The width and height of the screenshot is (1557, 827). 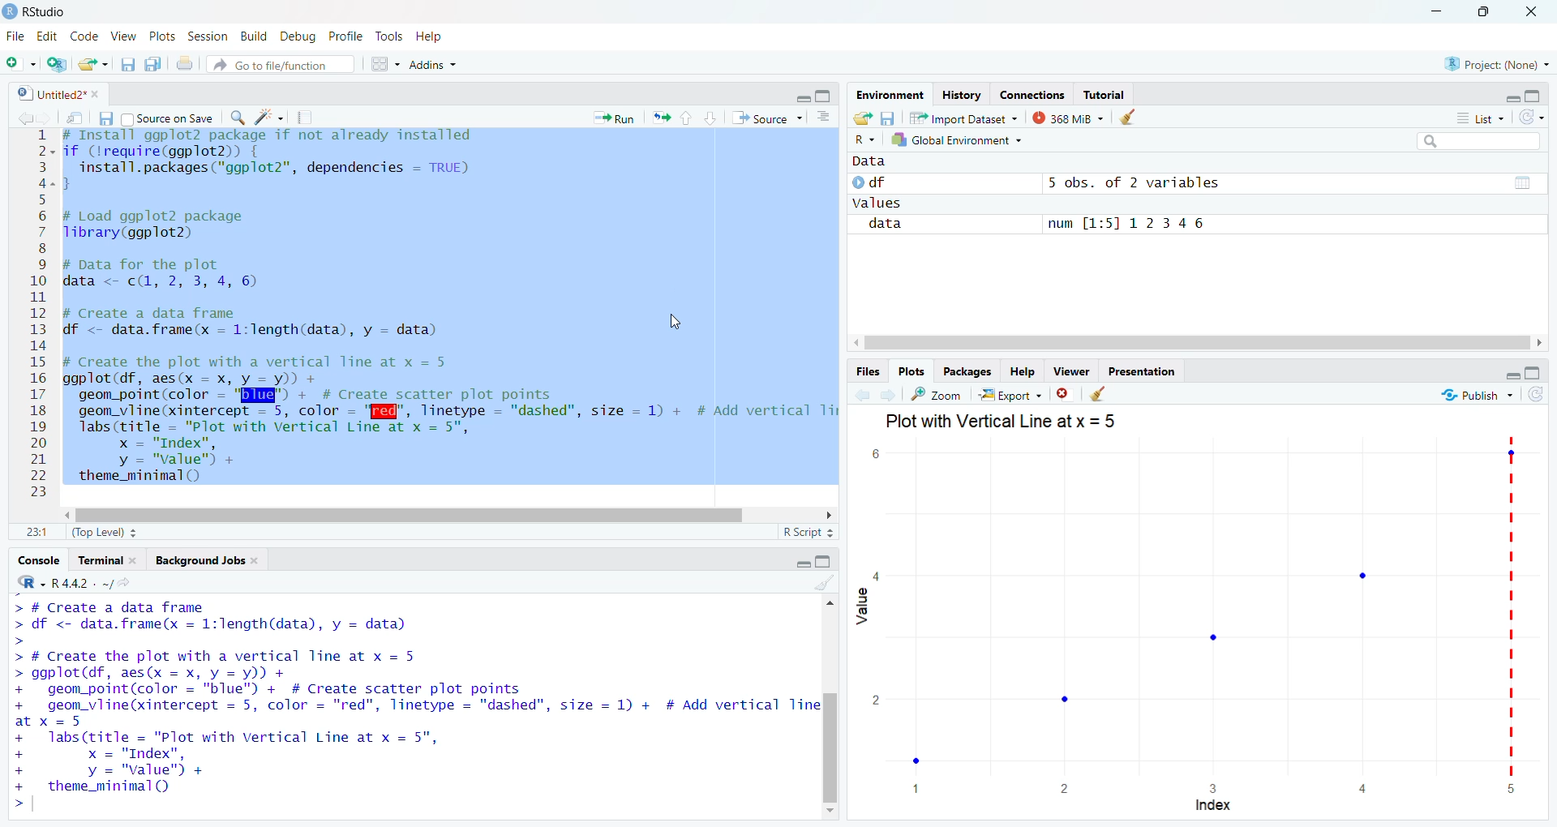 What do you see at coordinates (795, 563) in the screenshot?
I see `minimise` at bounding box center [795, 563].